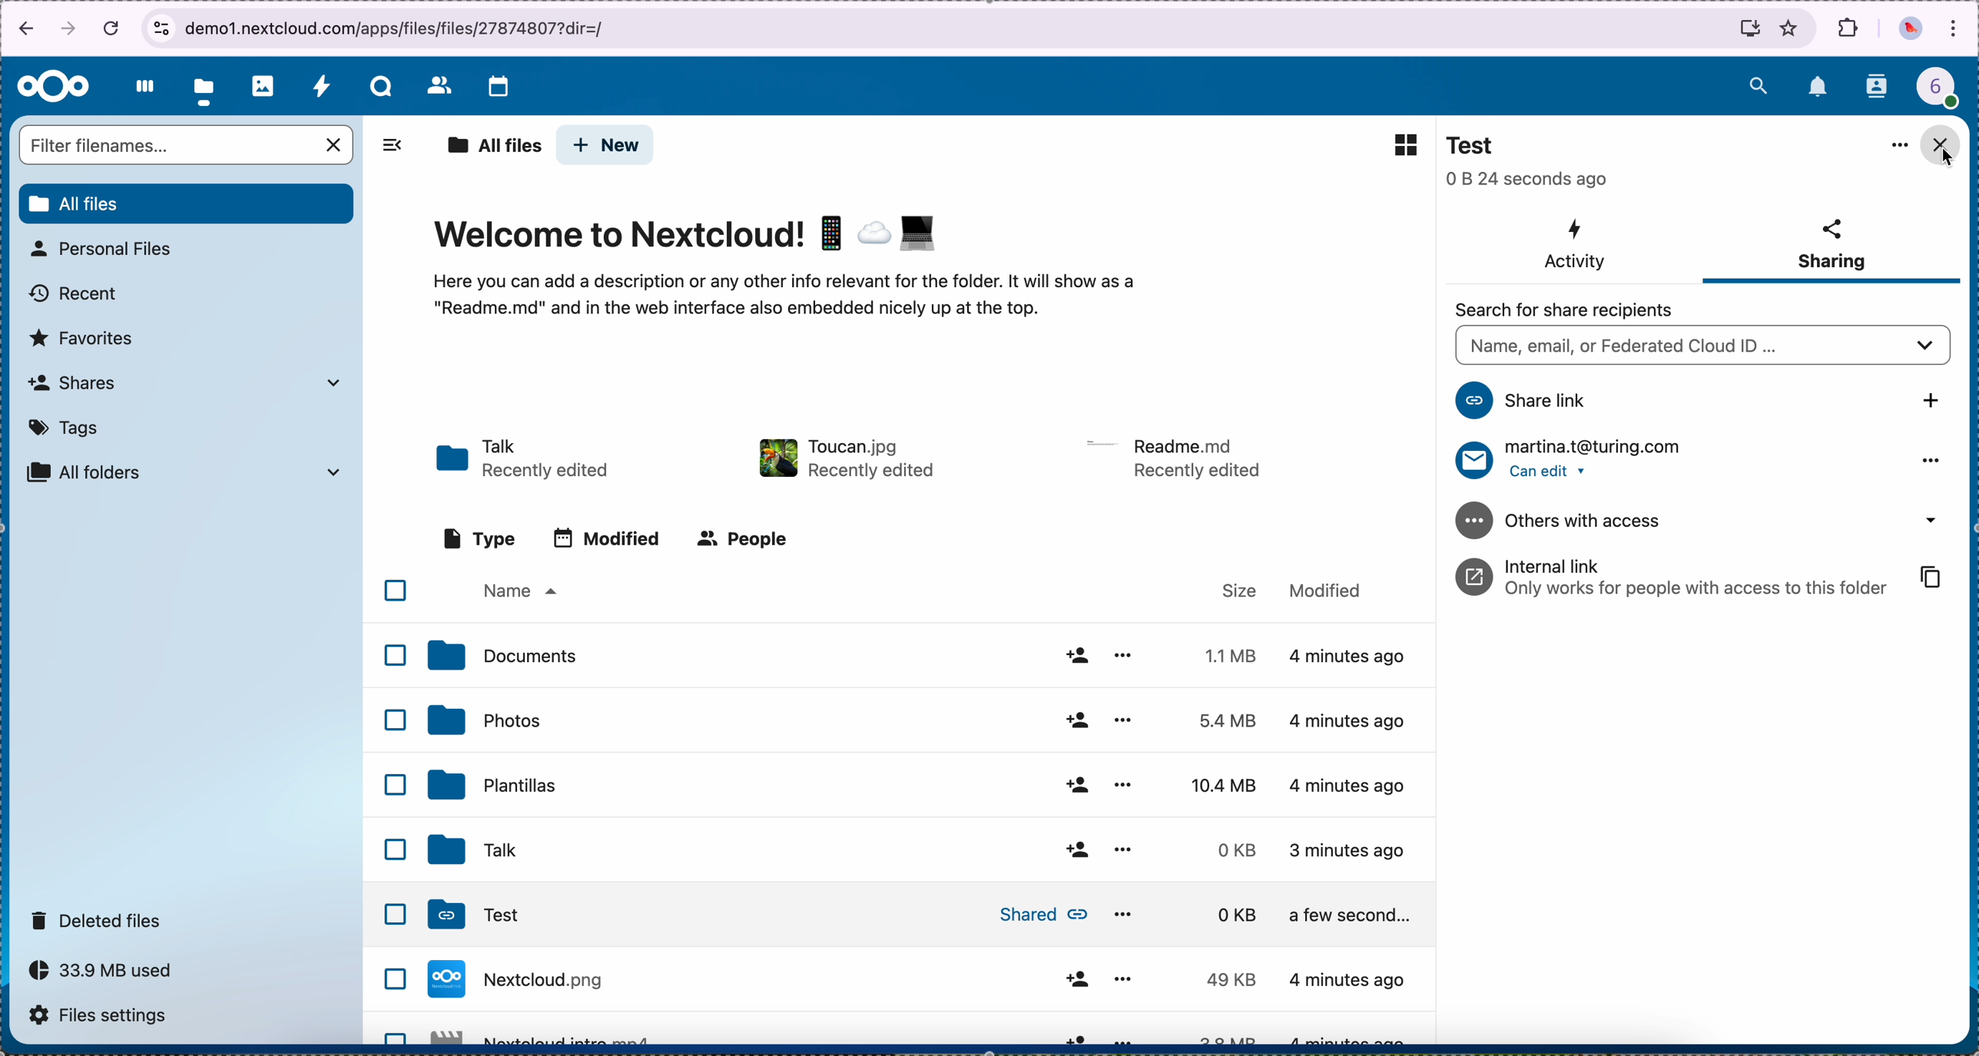 This screenshot has width=1979, height=1056. What do you see at coordinates (161, 28) in the screenshot?
I see `view site information` at bounding box center [161, 28].